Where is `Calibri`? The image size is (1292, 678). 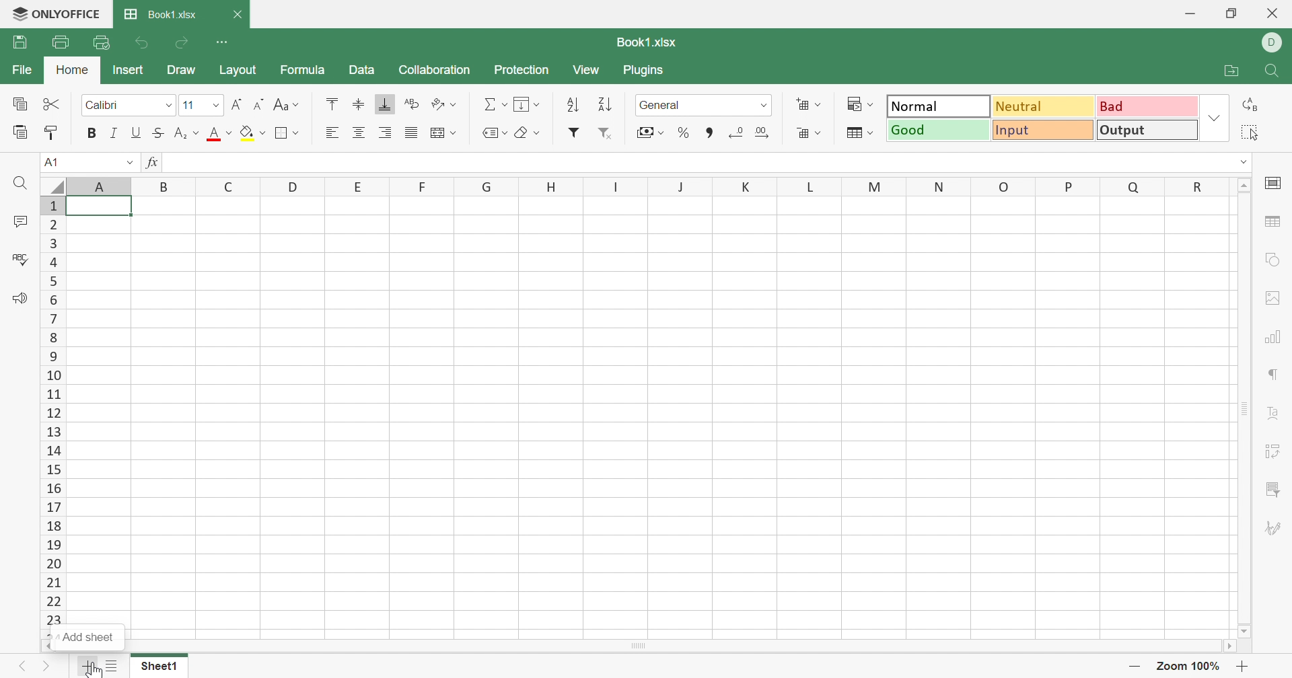 Calibri is located at coordinates (108, 103).